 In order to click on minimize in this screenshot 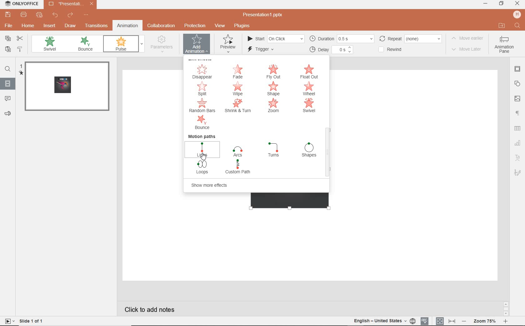, I will do `click(486, 4)`.